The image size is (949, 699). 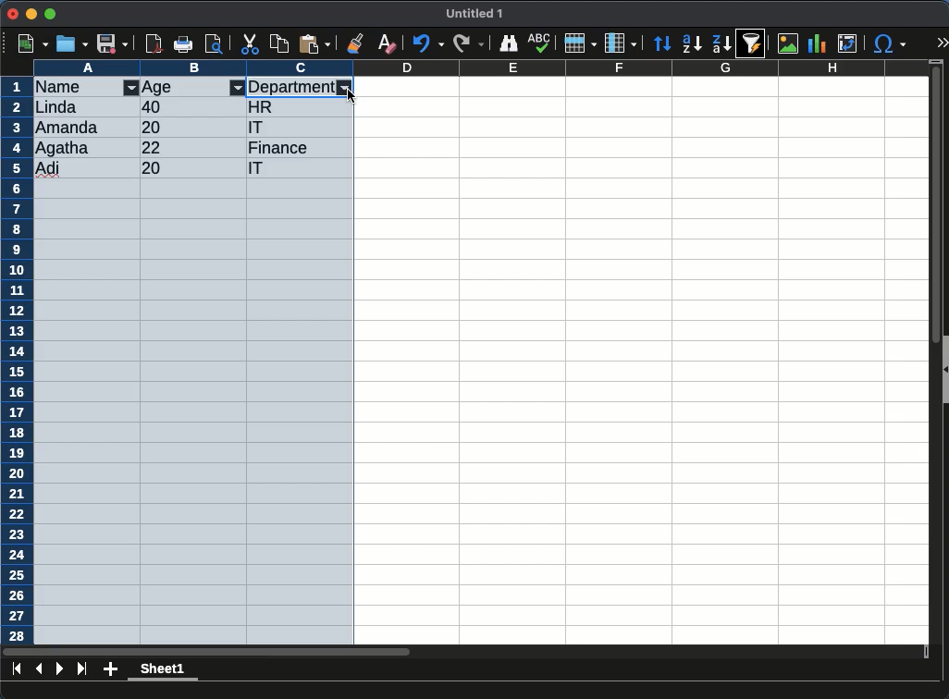 What do you see at coordinates (131, 89) in the screenshot?
I see `filter` at bounding box center [131, 89].